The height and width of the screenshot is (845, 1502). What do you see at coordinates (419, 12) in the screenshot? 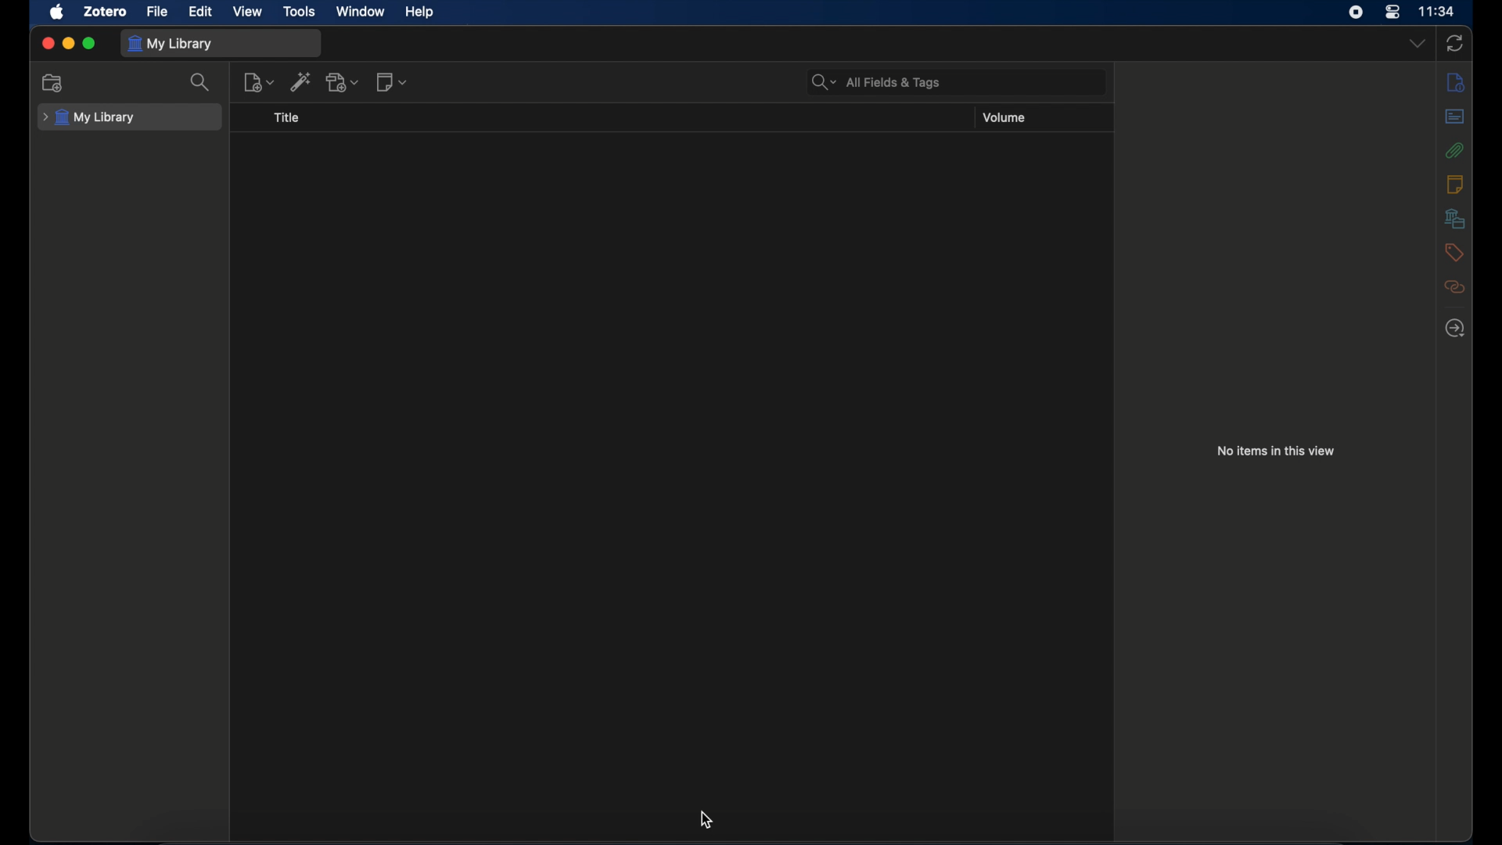
I see `help` at bounding box center [419, 12].